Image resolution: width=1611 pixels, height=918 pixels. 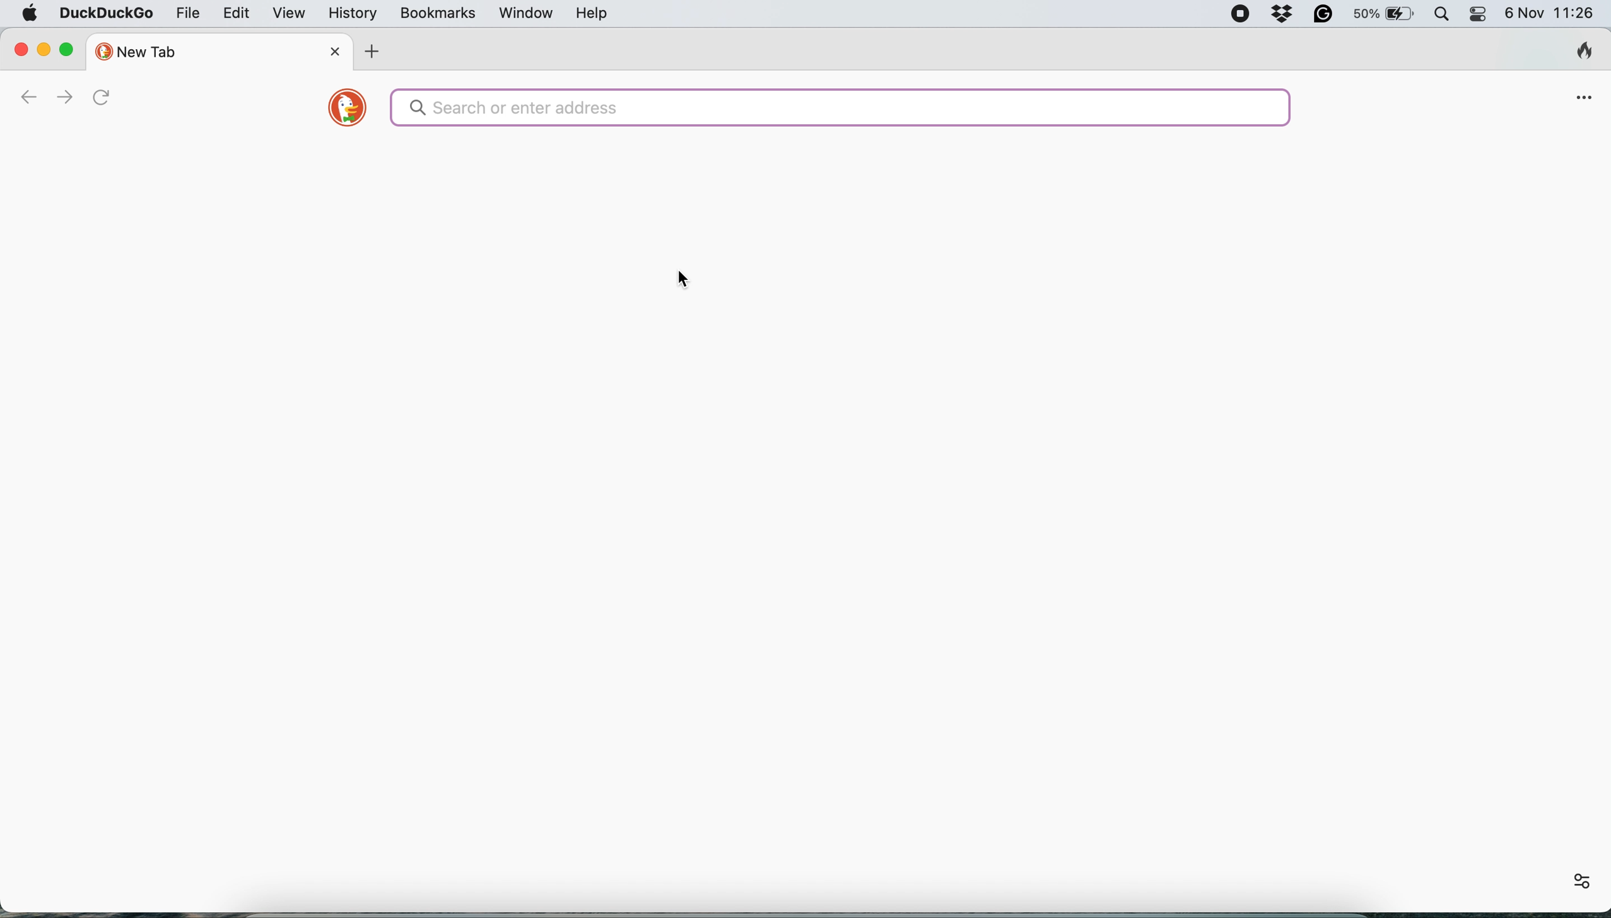 I want to click on control center, so click(x=1478, y=16).